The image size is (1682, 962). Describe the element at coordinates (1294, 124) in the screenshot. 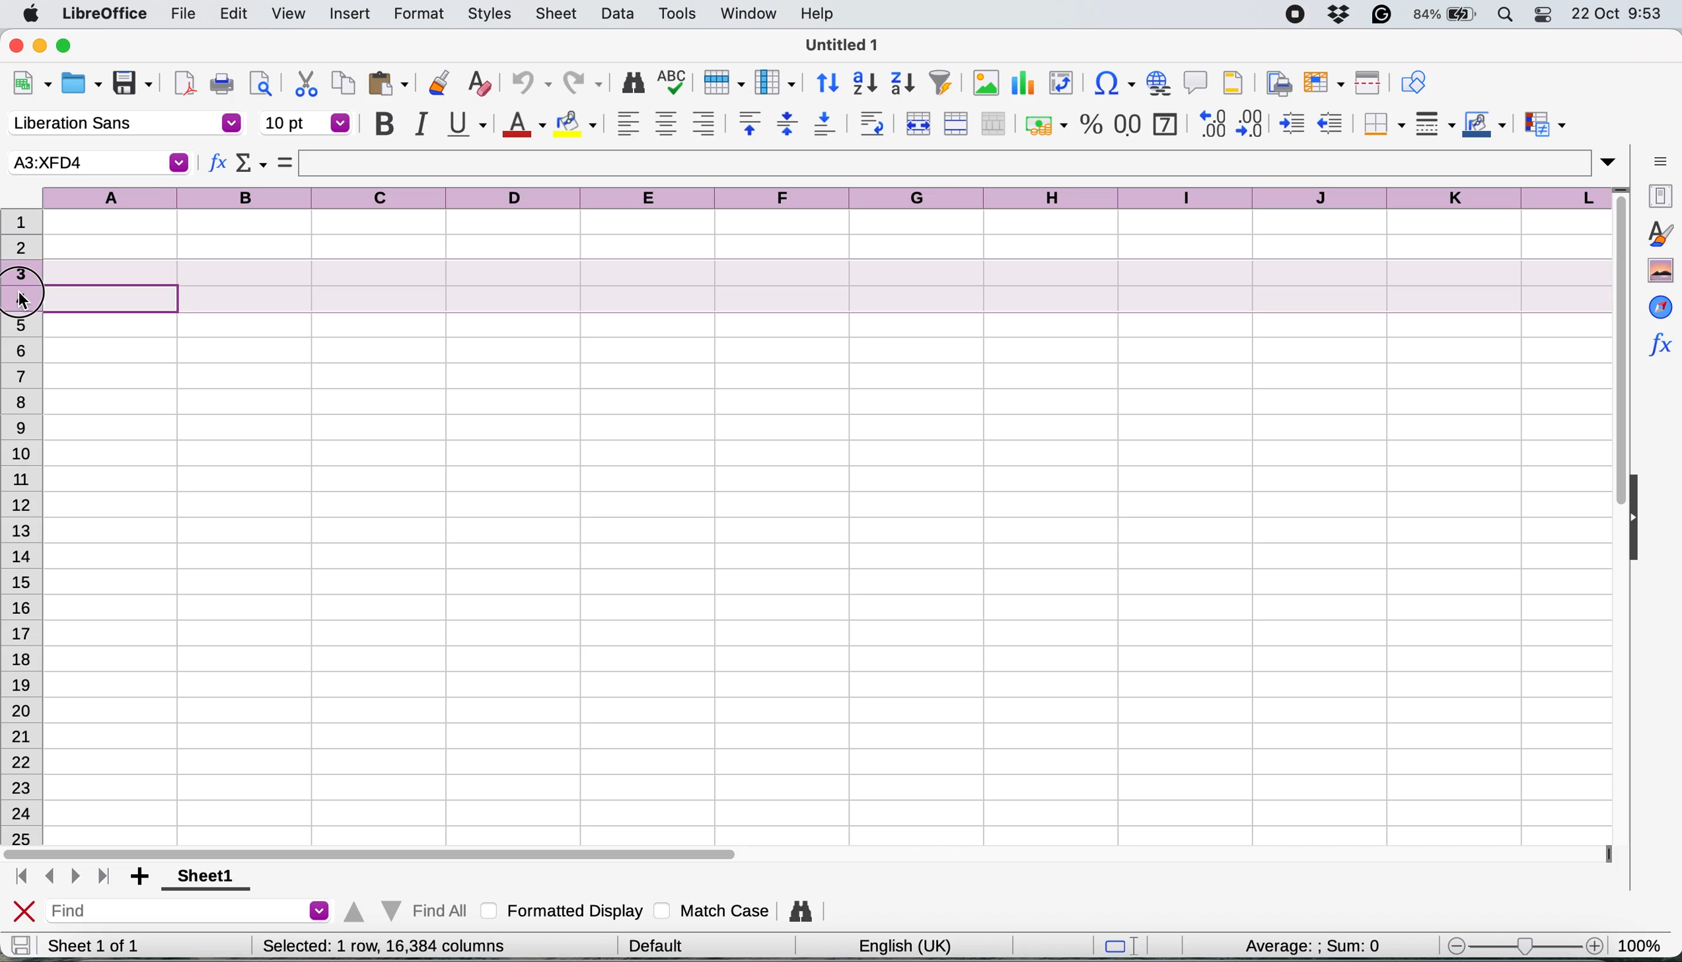

I see `increase indent` at that location.